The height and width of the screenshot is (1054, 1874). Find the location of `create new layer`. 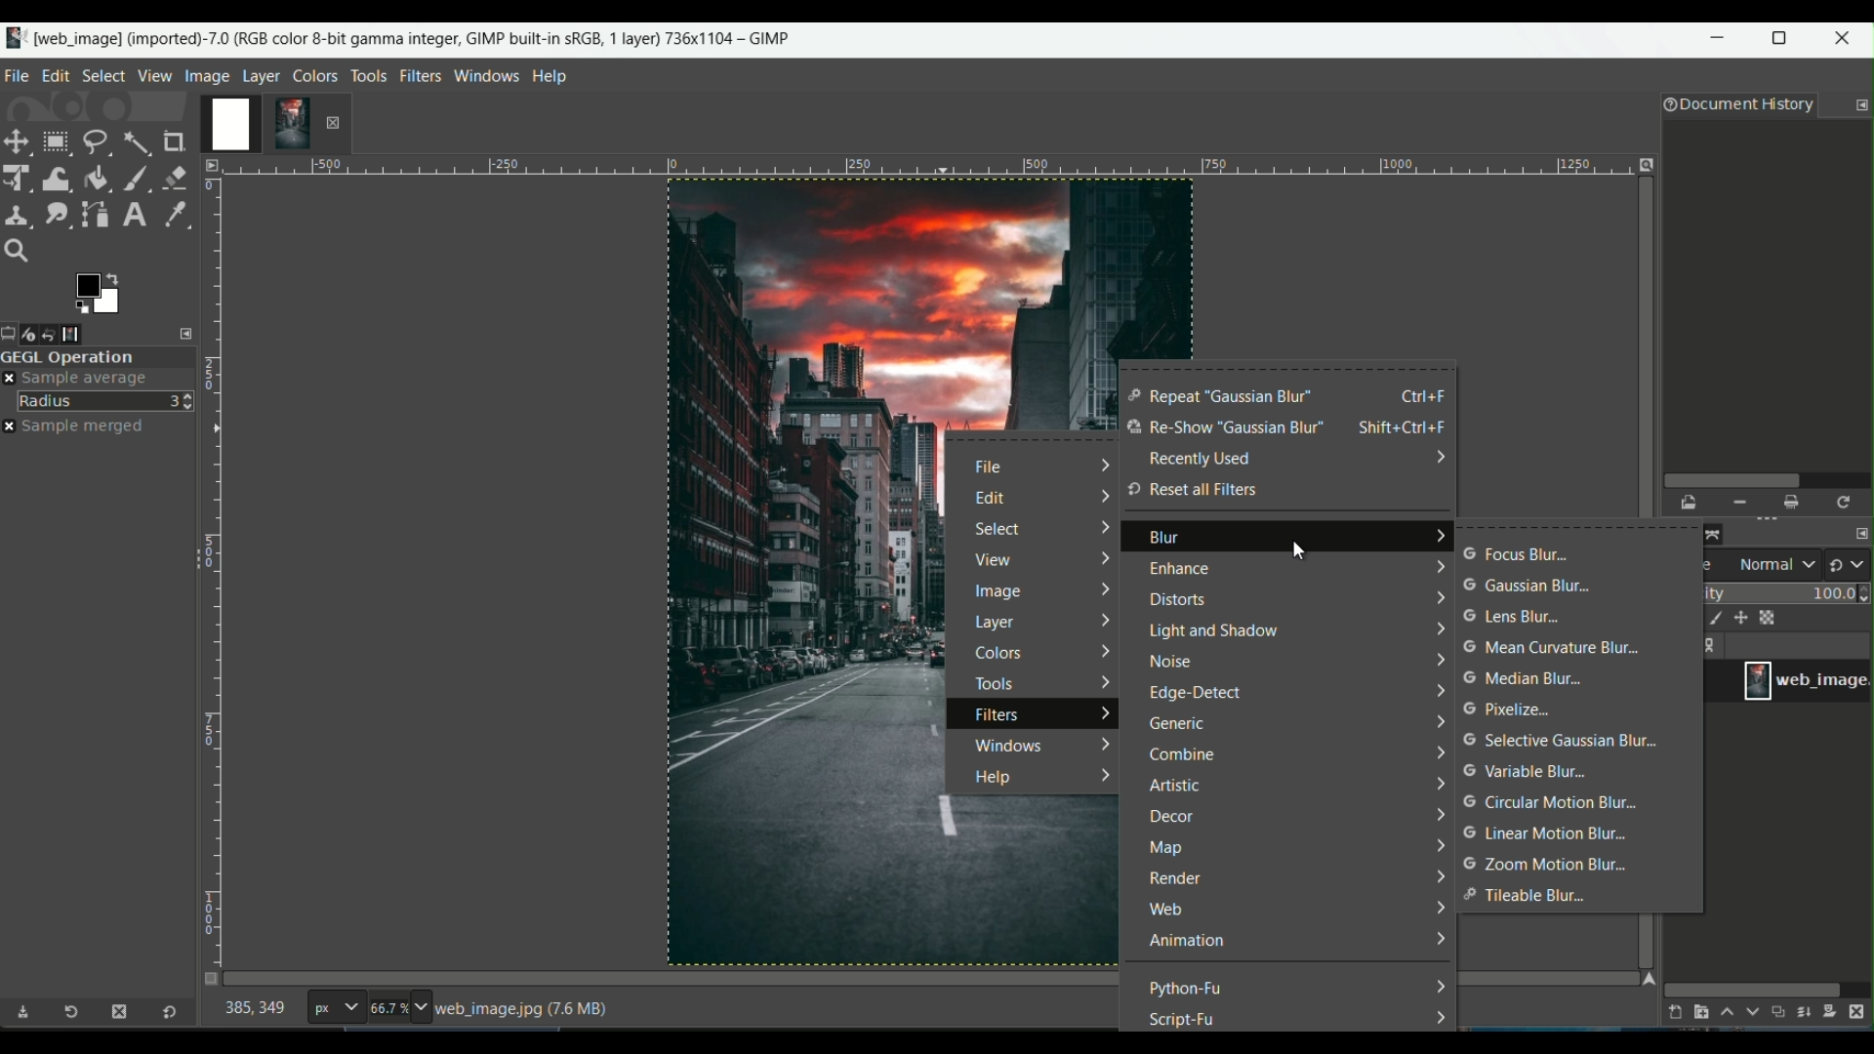

create new layer is located at coordinates (1671, 1012).